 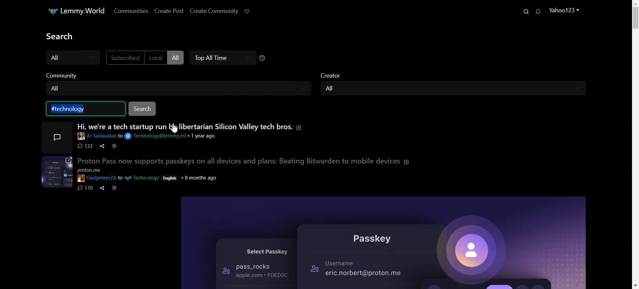 I want to click on All, so click(x=177, y=58).